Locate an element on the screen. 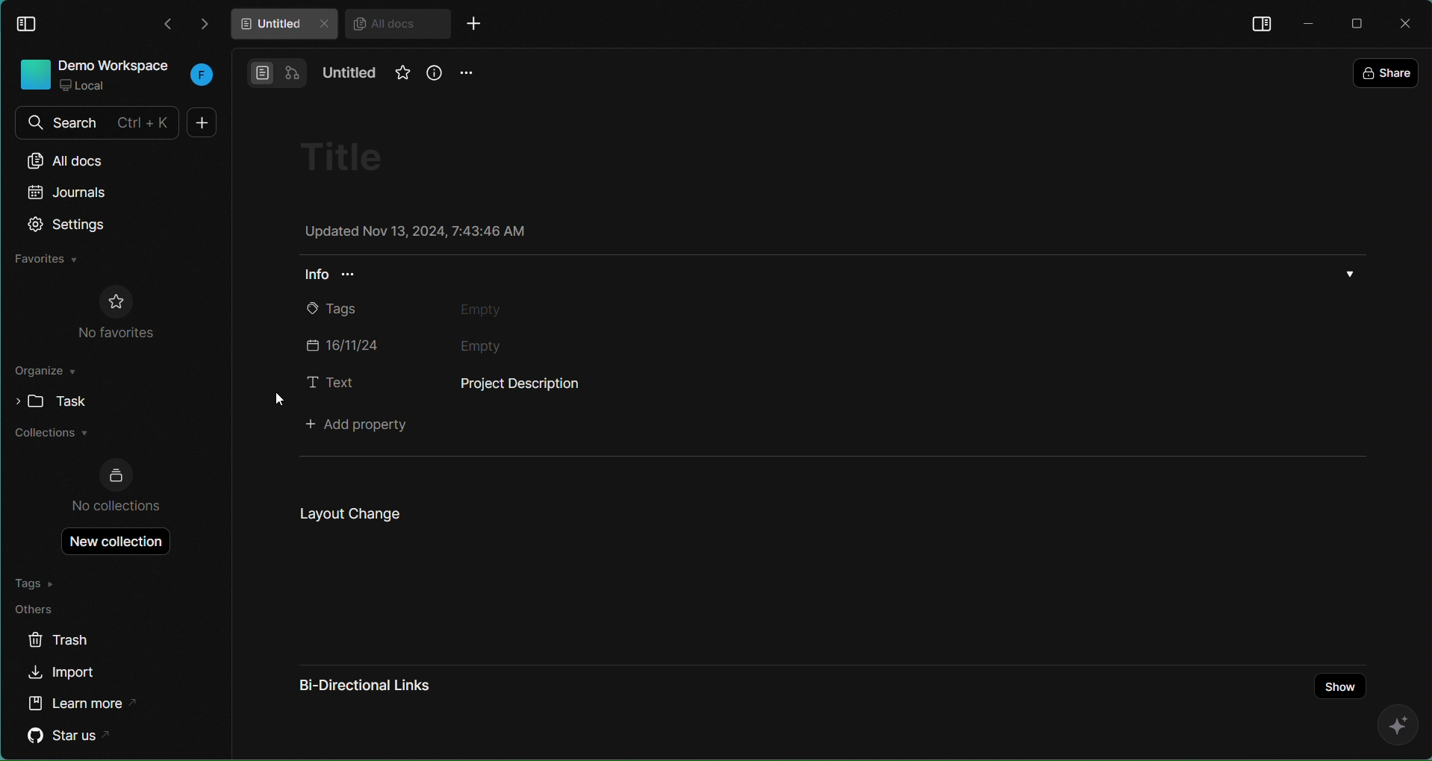 Image resolution: width=1432 pixels, height=761 pixels. Collections » is located at coordinates (51, 435).